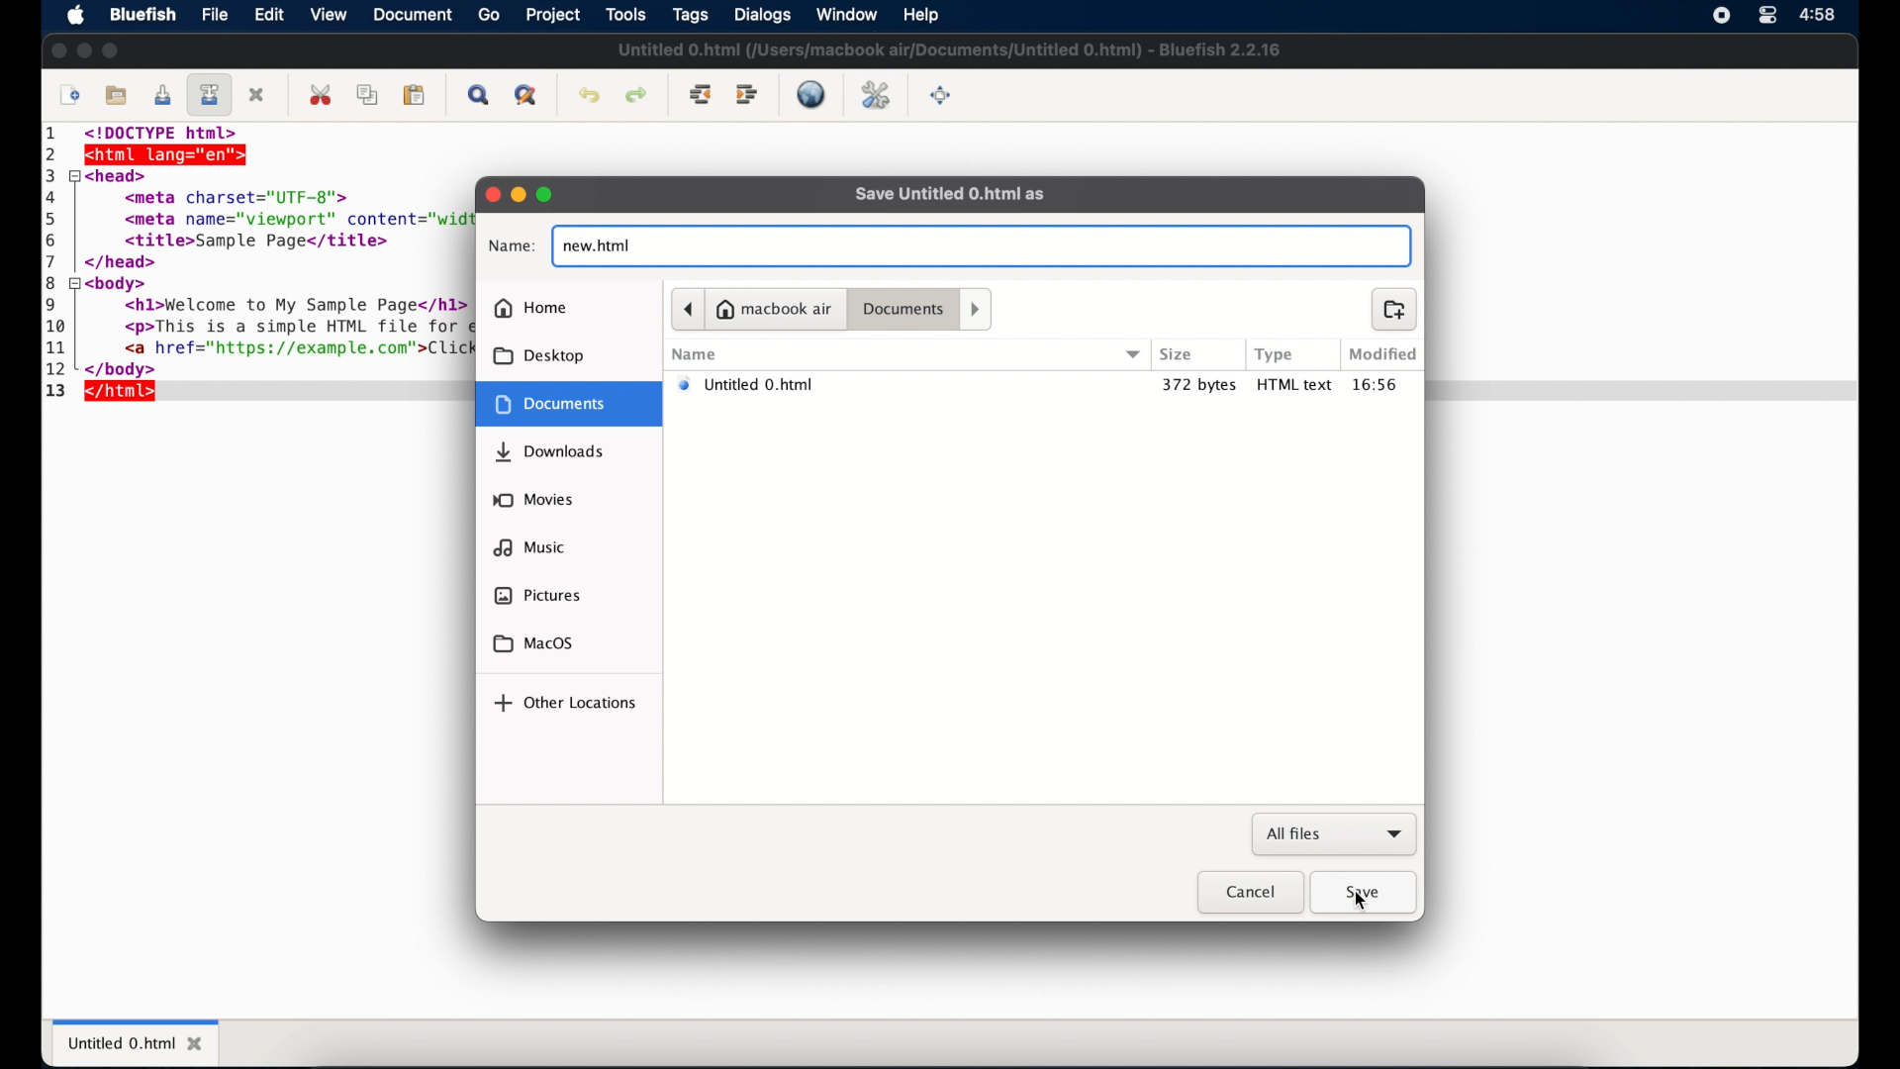 This screenshot has height=1069, width=1900. I want to click on full screen, so click(941, 96).